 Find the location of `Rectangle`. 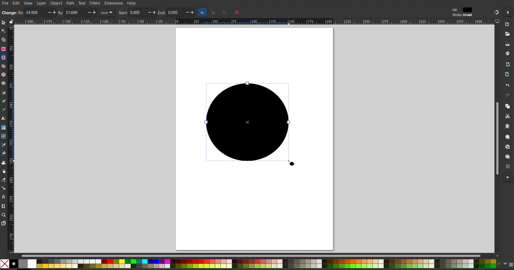

Rectangle is located at coordinates (4, 49).